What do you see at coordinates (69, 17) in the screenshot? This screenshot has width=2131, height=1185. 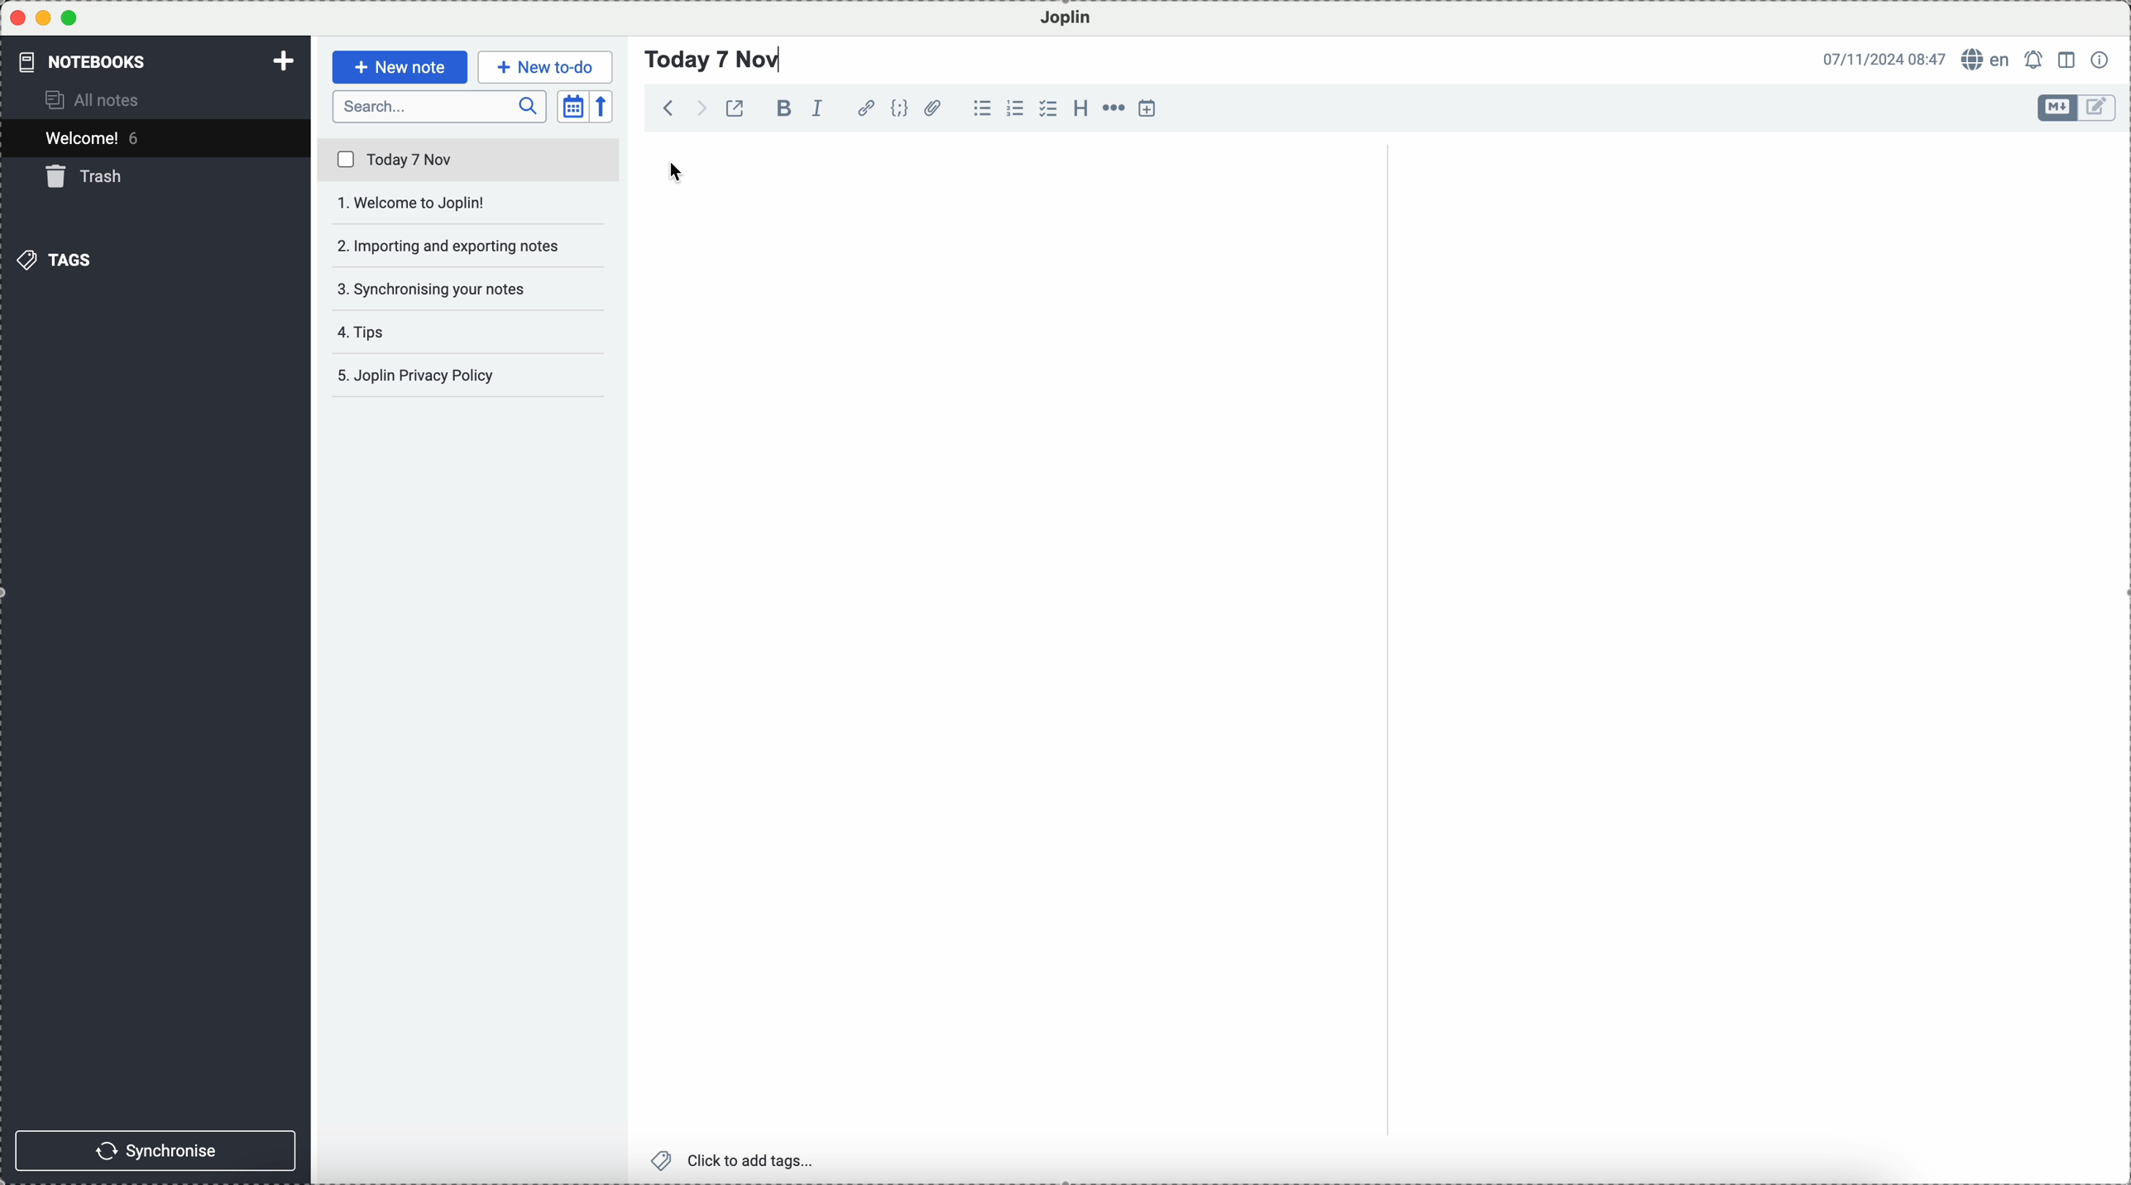 I see `maximize` at bounding box center [69, 17].